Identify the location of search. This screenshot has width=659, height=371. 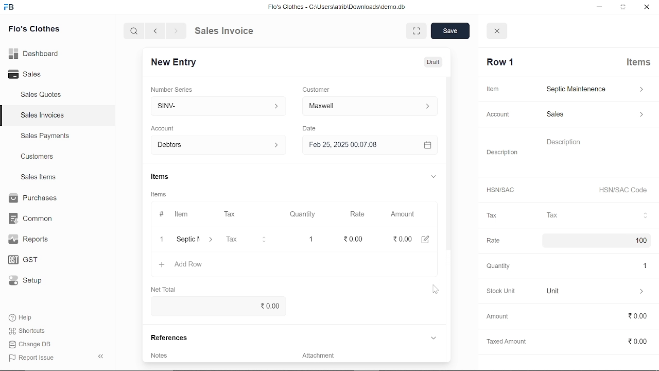
(135, 31).